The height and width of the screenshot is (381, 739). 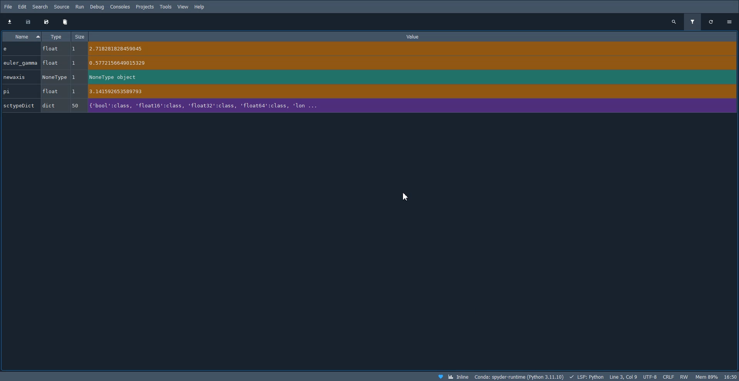 I want to click on UTF-8, so click(x=651, y=376).